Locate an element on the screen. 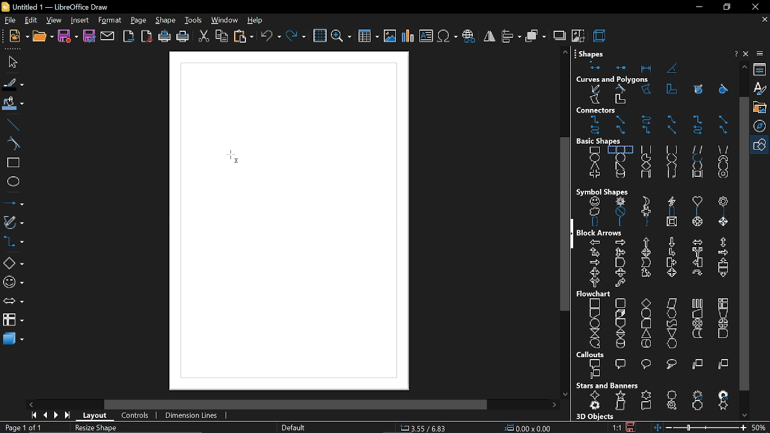 The image size is (770, 433). callouts is located at coordinates (593, 355).